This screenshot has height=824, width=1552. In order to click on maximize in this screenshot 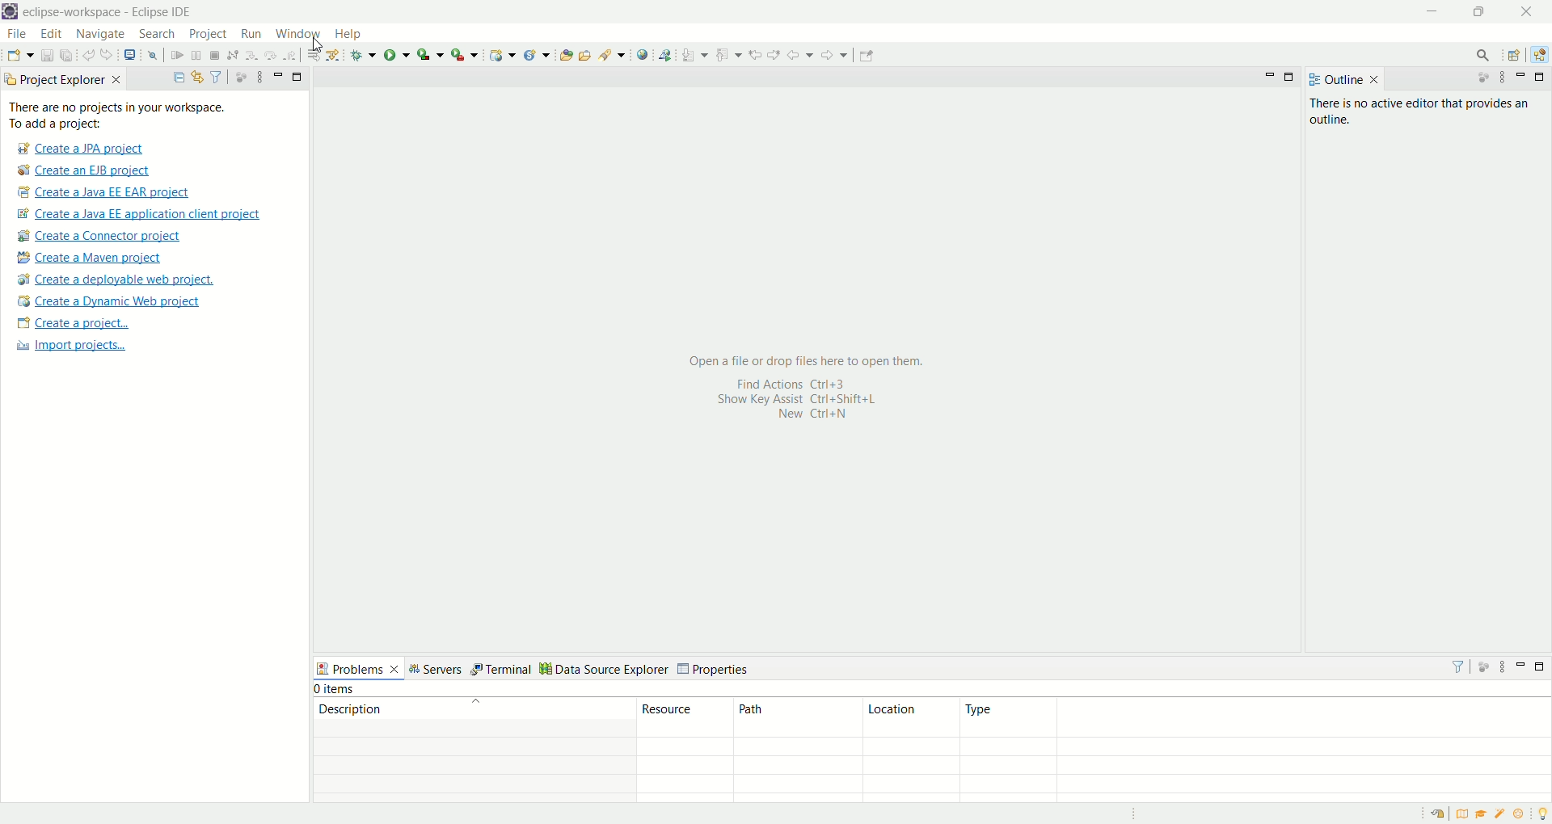, I will do `click(297, 75)`.